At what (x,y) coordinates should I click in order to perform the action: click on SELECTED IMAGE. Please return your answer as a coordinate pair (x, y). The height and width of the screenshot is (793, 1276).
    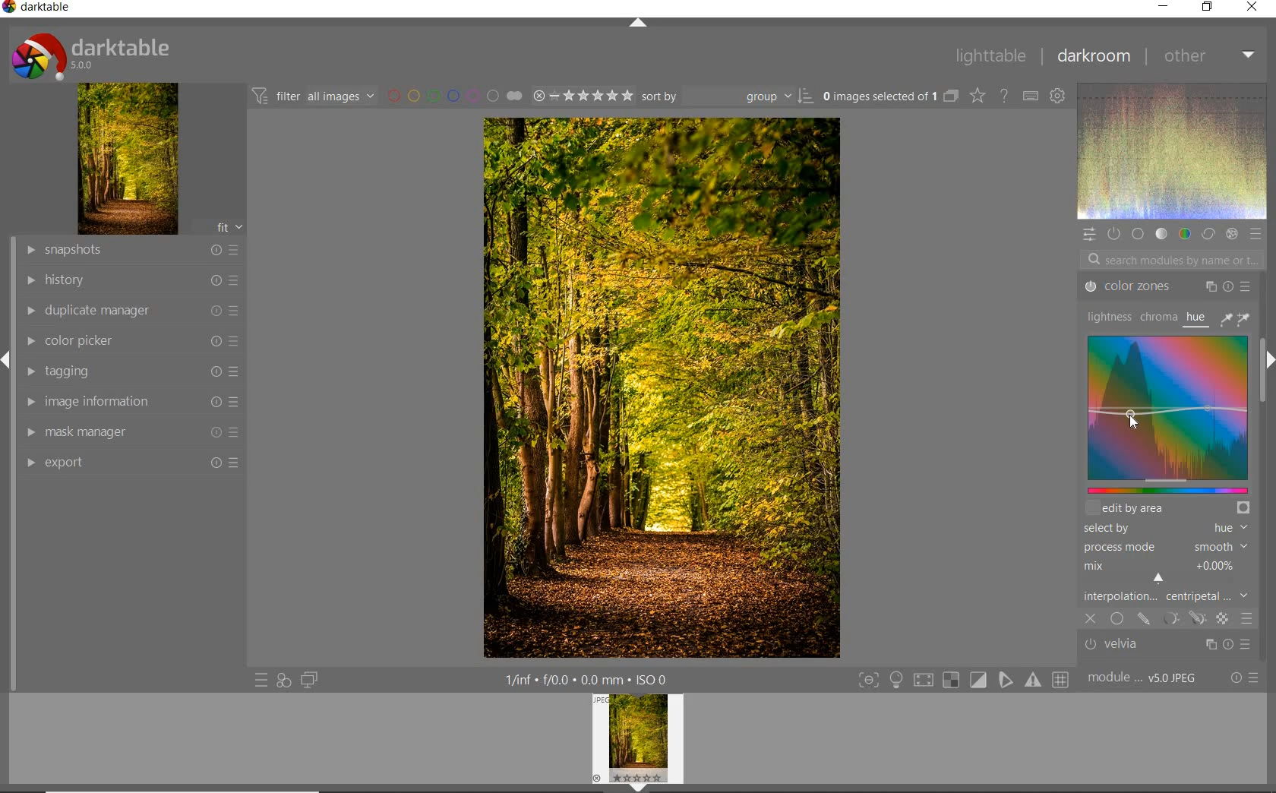
    Looking at the image, I should click on (662, 387).